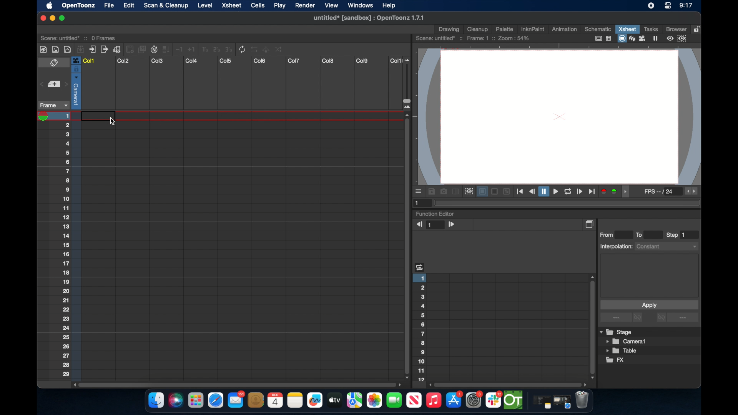 The width and height of the screenshot is (738, 415). Describe the element at coordinates (418, 203) in the screenshot. I see `1` at that location.